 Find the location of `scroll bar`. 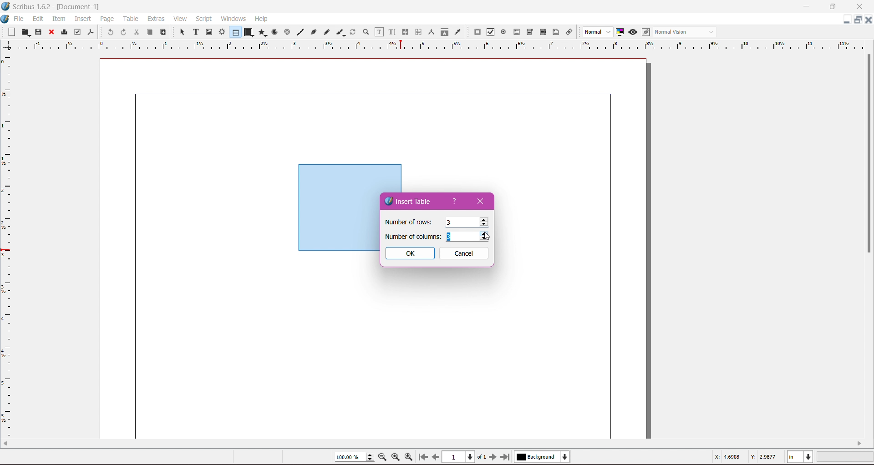

scroll bar is located at coordinates (866, 243).